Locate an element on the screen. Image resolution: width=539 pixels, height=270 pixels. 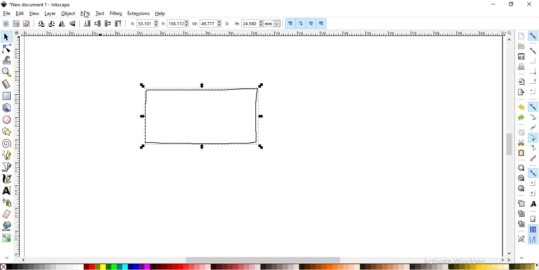
flip selected objects vertically is located at coordinates (73, 24).